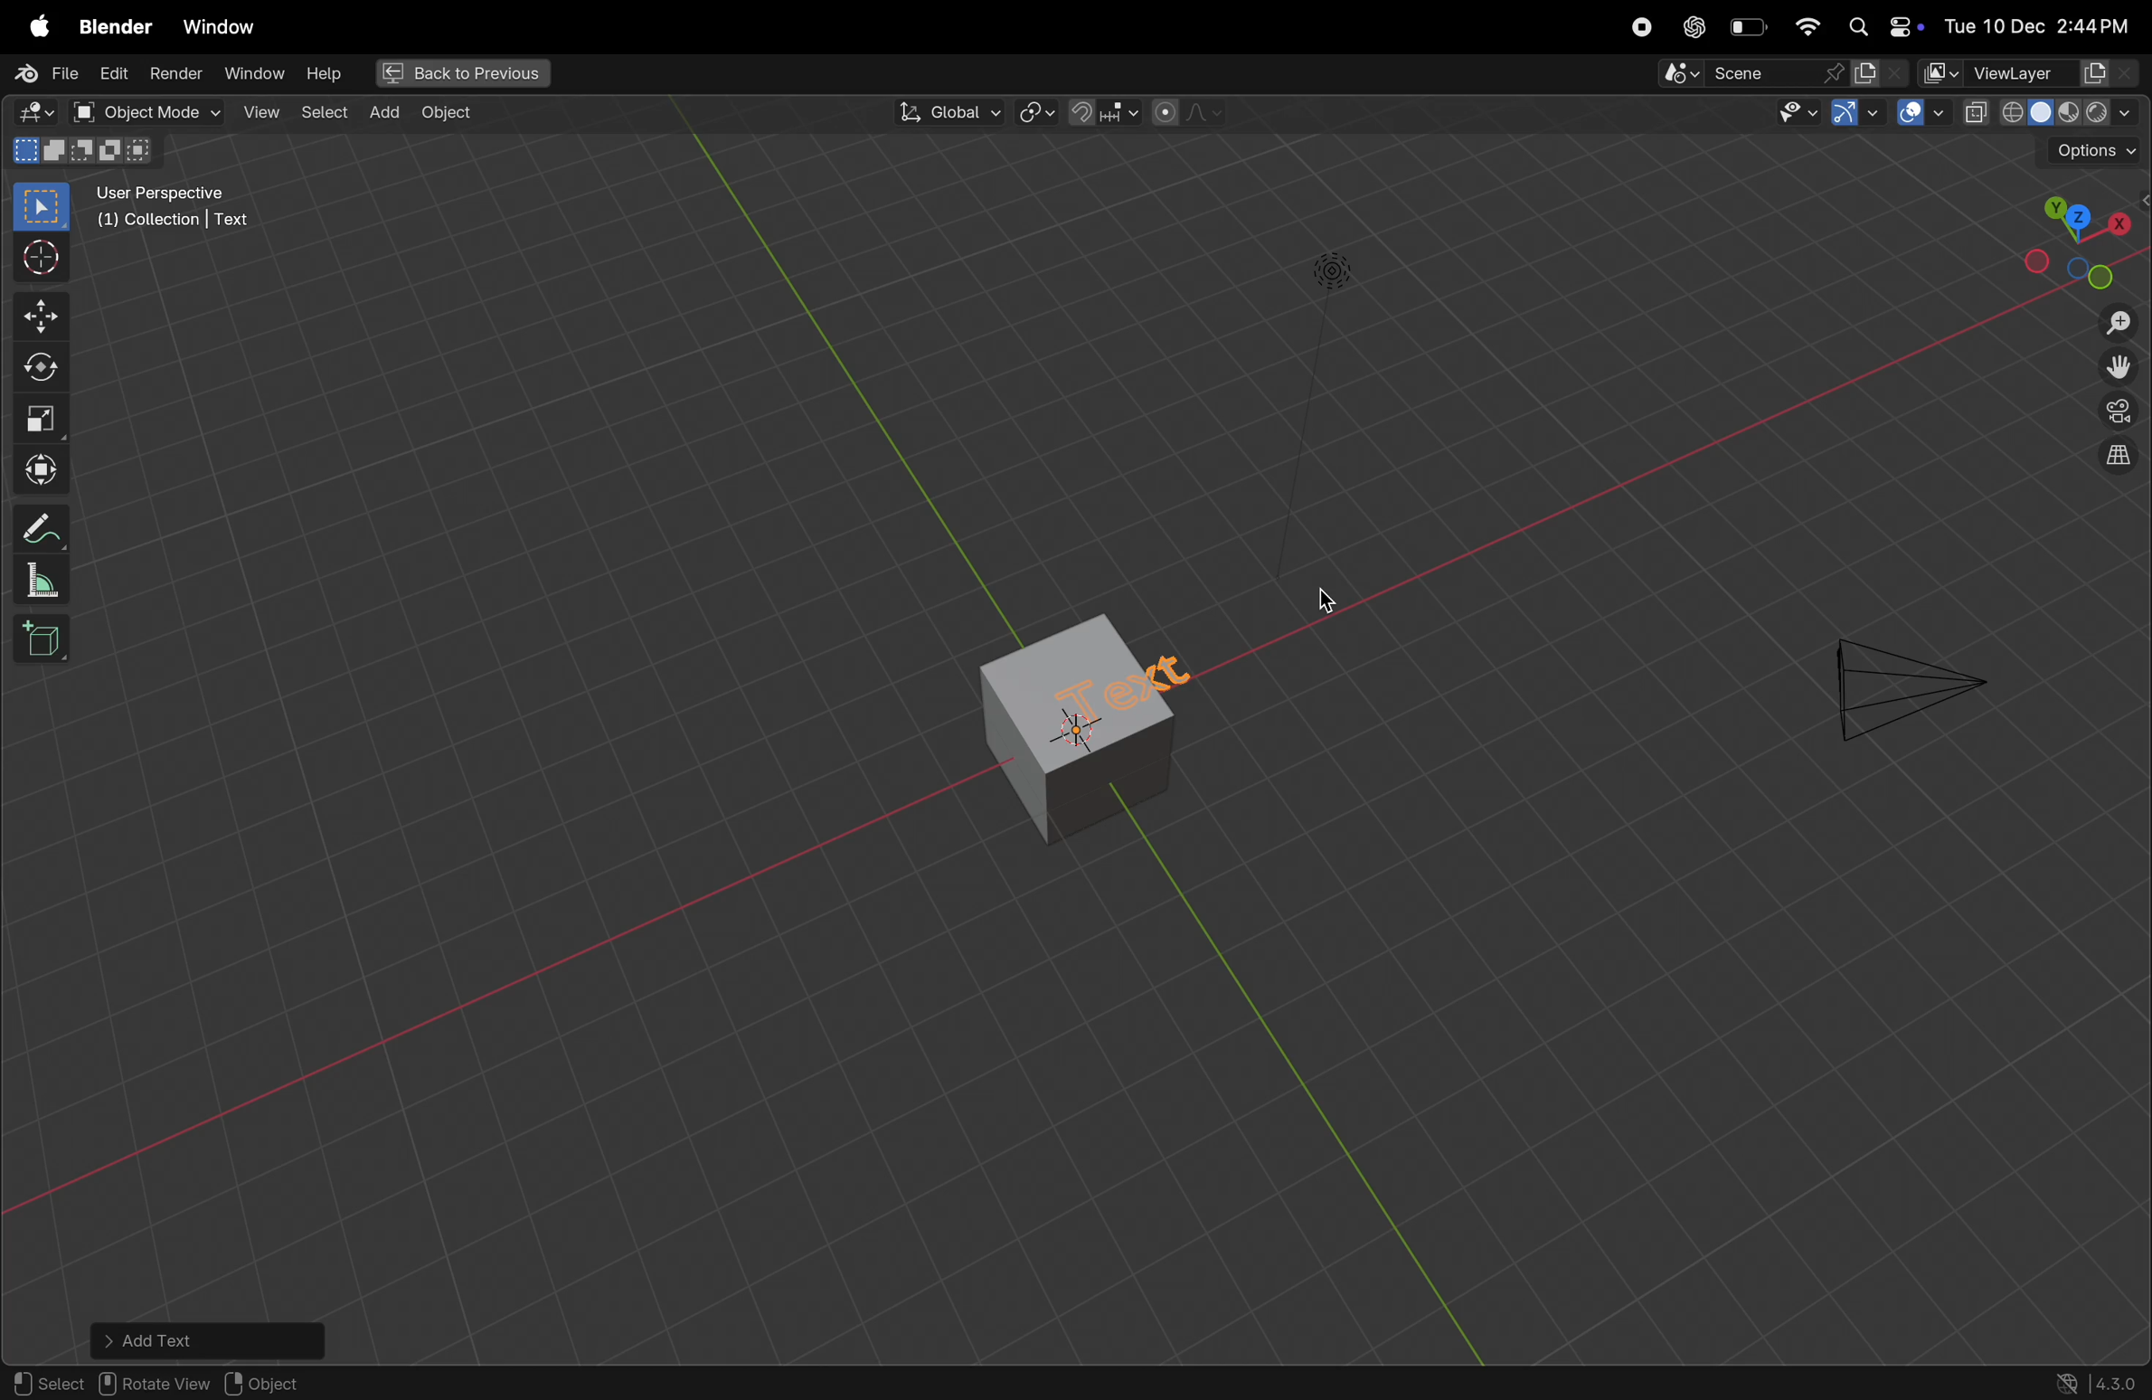  Describe the element at coordinates (1738, 76) in the screenshot. I see `sence` at that location.